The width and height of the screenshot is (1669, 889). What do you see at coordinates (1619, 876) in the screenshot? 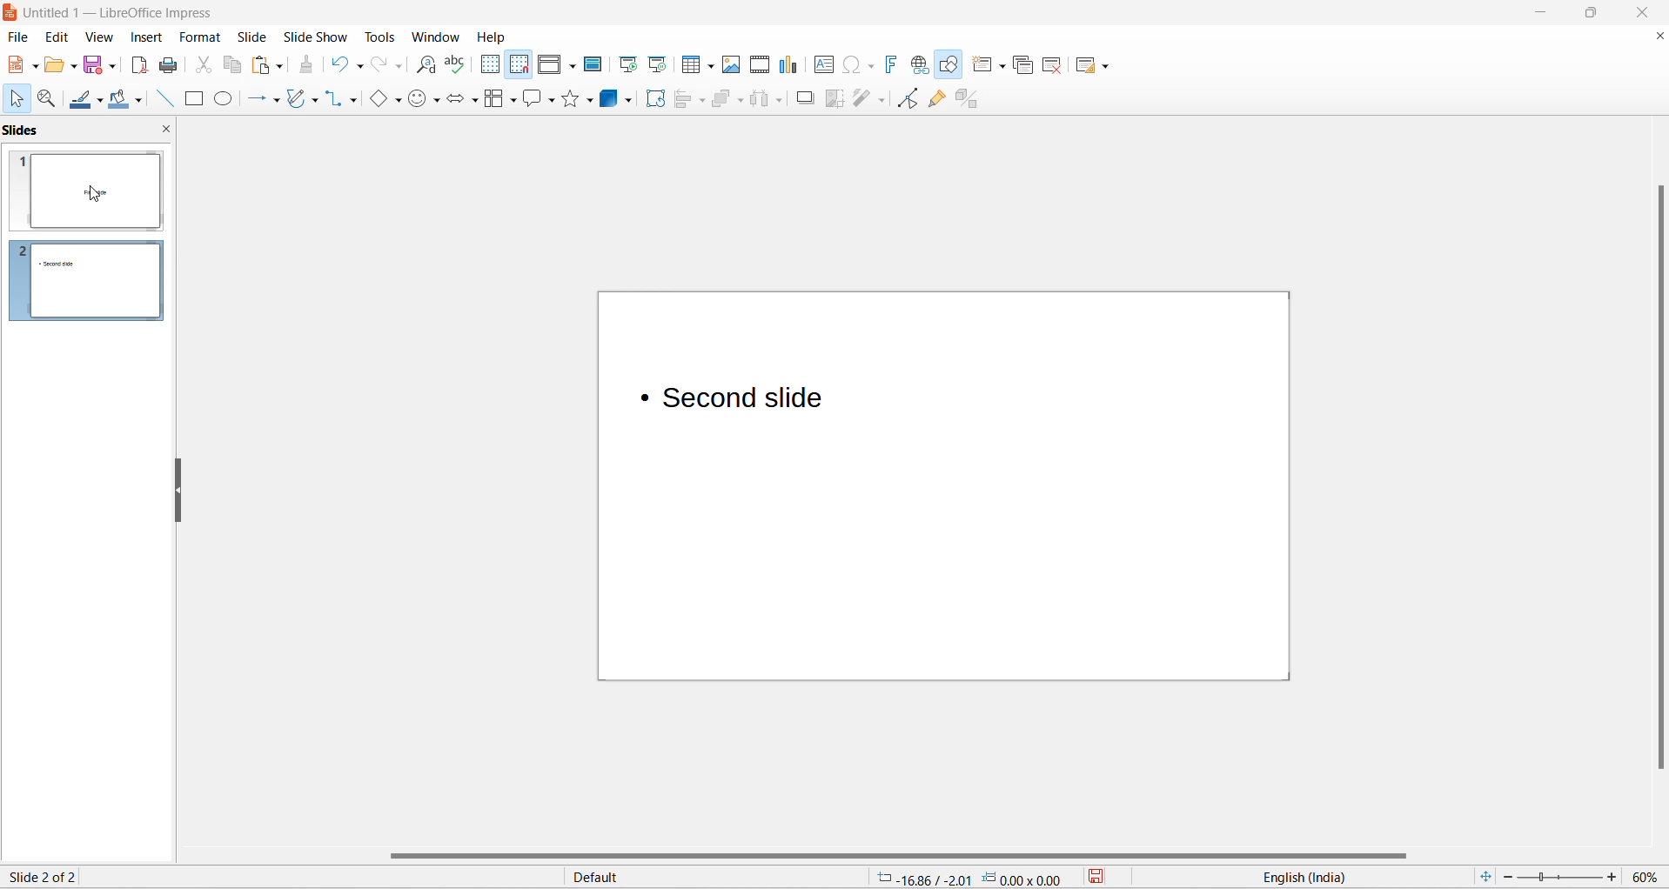
I see `increase zoom` at bounding box center [1619, 876].